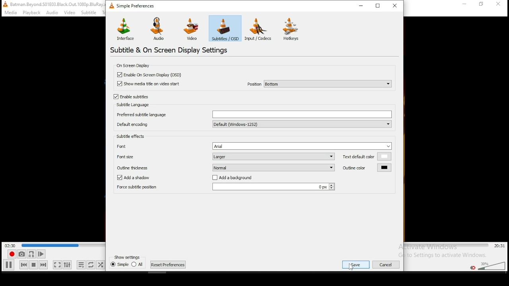  What do you see at coordinates (137, 264) in the screenshot?
I see `all` at bounding box center [137, 264].